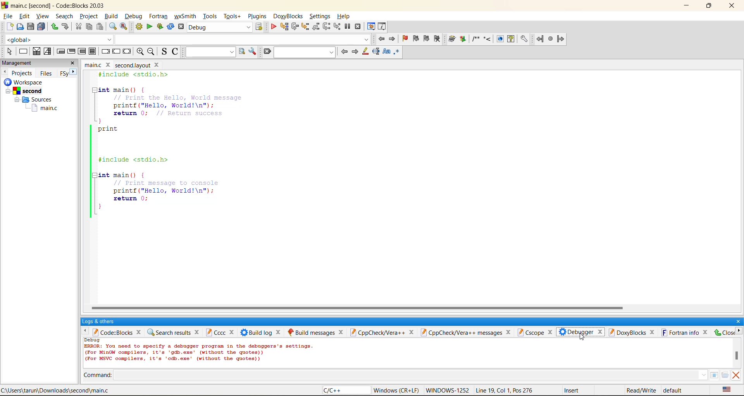 The height and width of the screenshot is (396, 744). Describe the element at coordinates (41, 27) in the screenshot. I see `save everything` at that location.